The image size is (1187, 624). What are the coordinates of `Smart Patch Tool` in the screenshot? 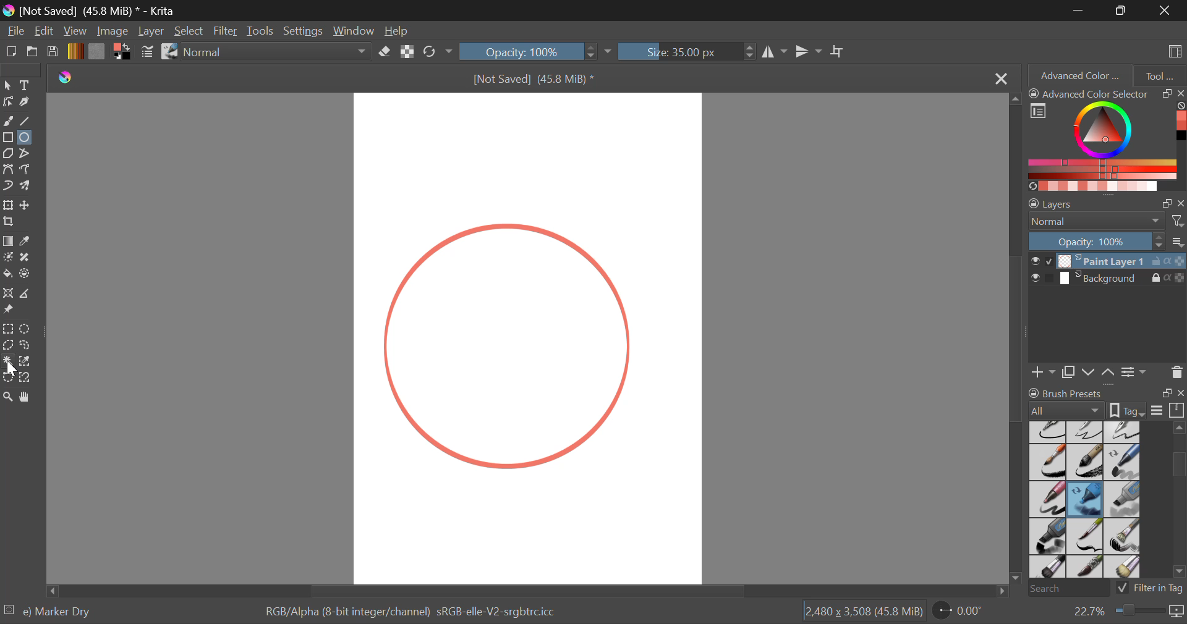 It's located at (27, 258).